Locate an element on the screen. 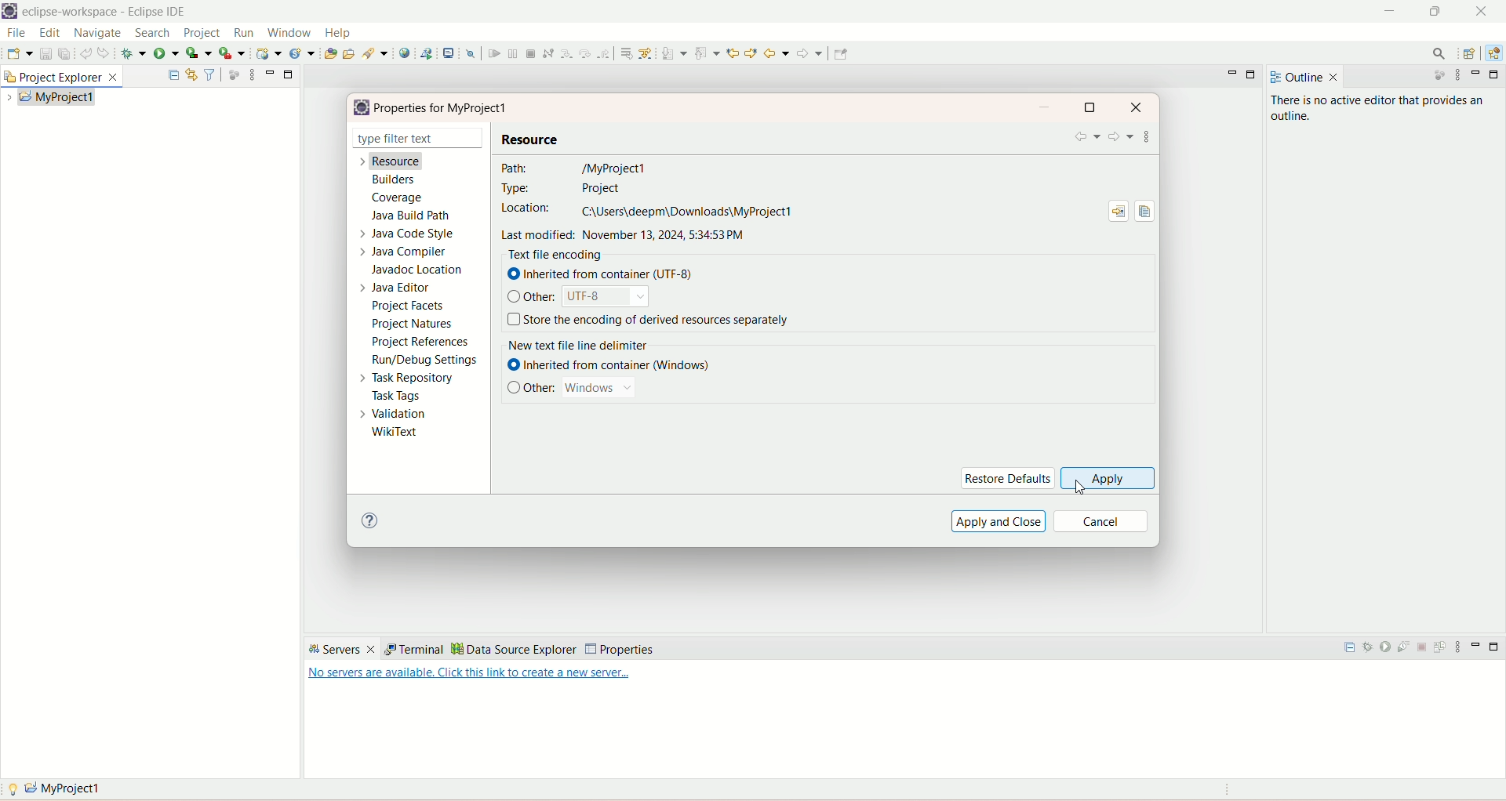 The image size is (1506, 801). minimize is located at coordinates (269, 73).